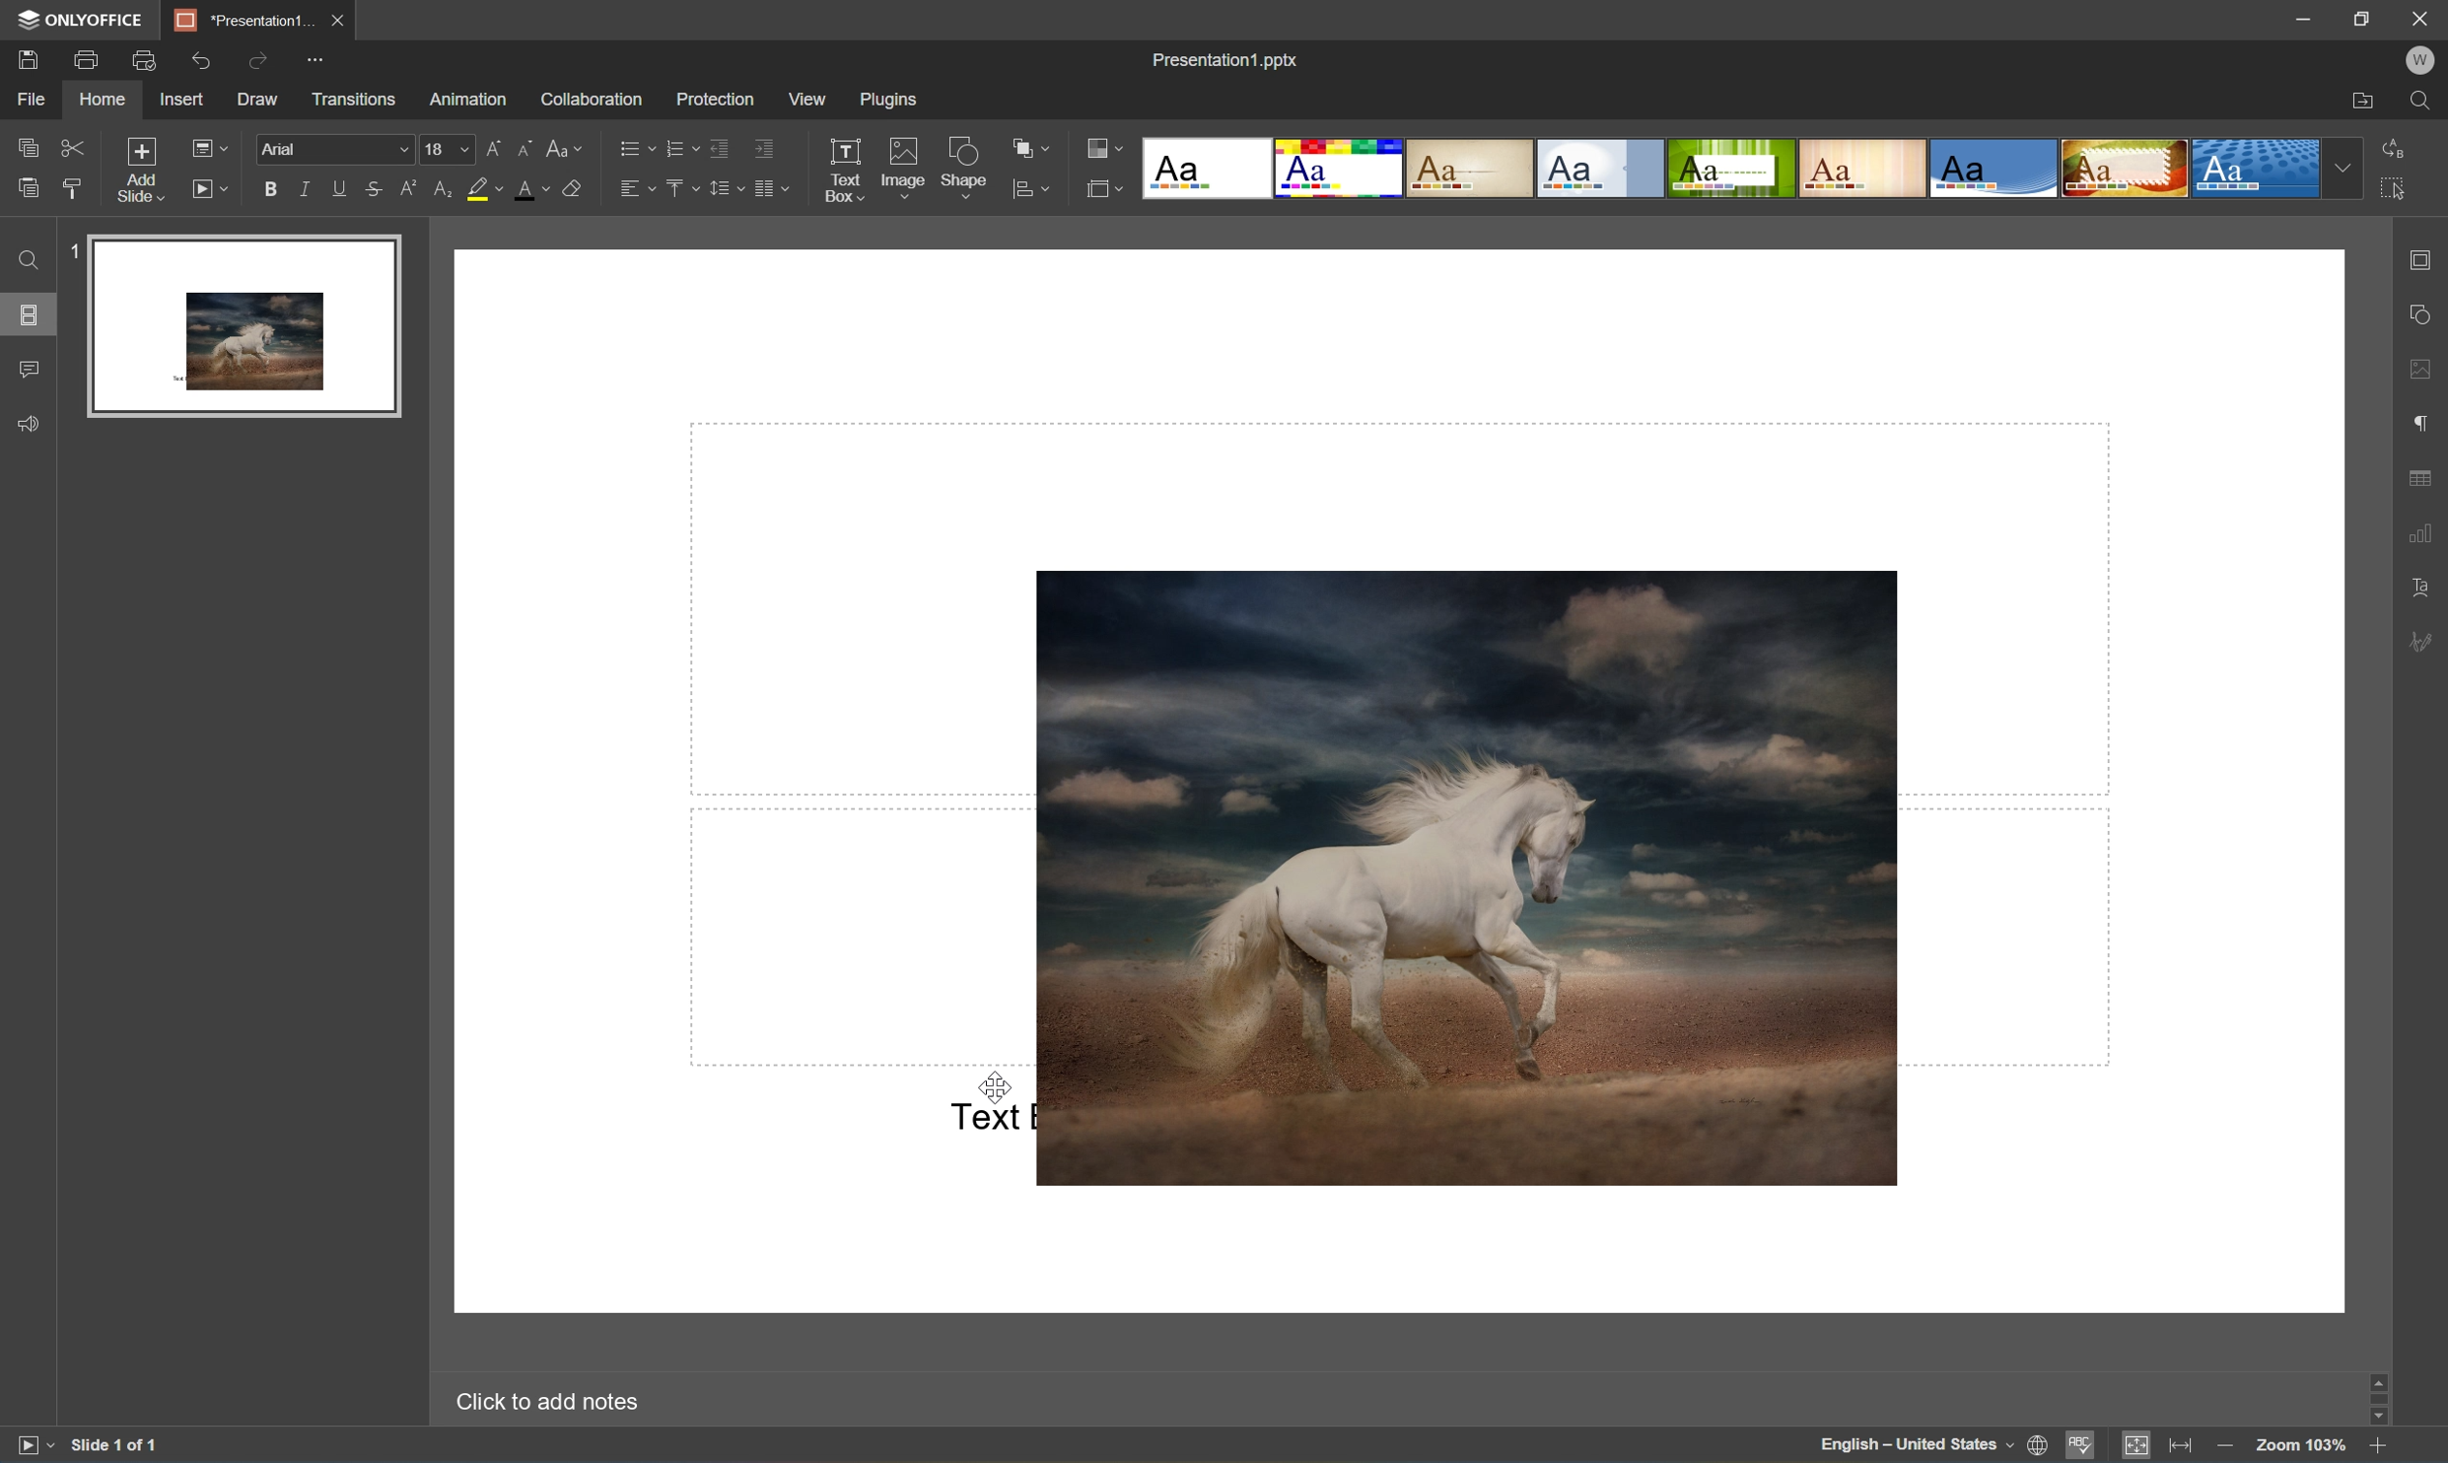  What do you see at coordinates (1995, 168) in the screenshot?
I see `Office` at bounding box center [1995, 168].